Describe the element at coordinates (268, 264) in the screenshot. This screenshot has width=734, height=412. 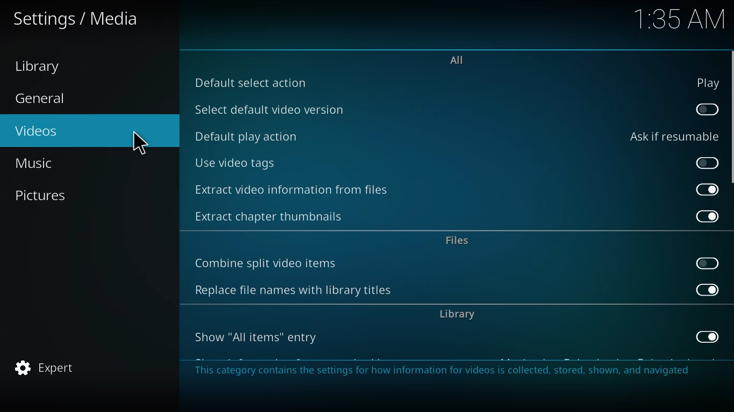
I see `combine split video items` at that location.